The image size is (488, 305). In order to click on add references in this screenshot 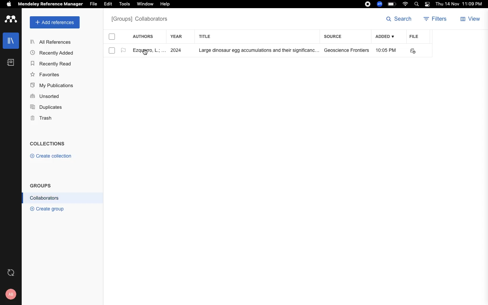, I will do `click(55, 22)`.